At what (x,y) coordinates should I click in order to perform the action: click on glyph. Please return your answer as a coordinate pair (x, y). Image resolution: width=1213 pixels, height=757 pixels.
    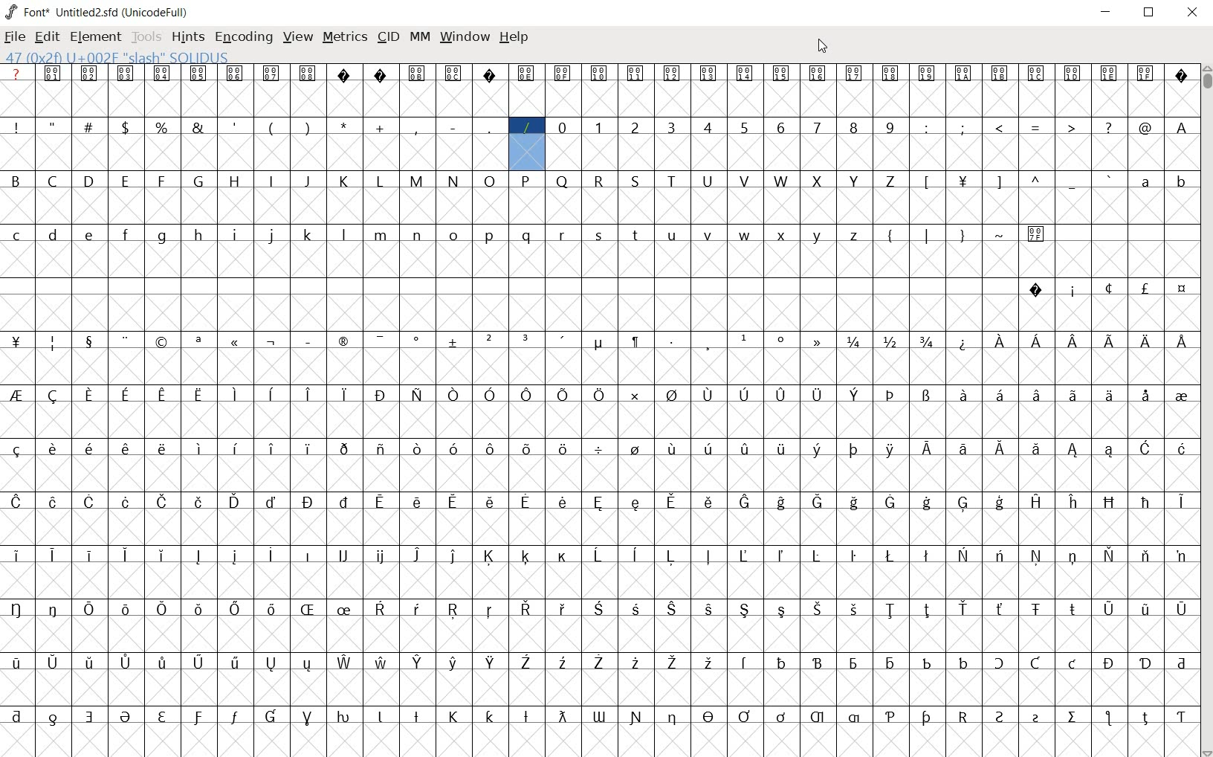
    Looking at the image, I should click on (598, 608).